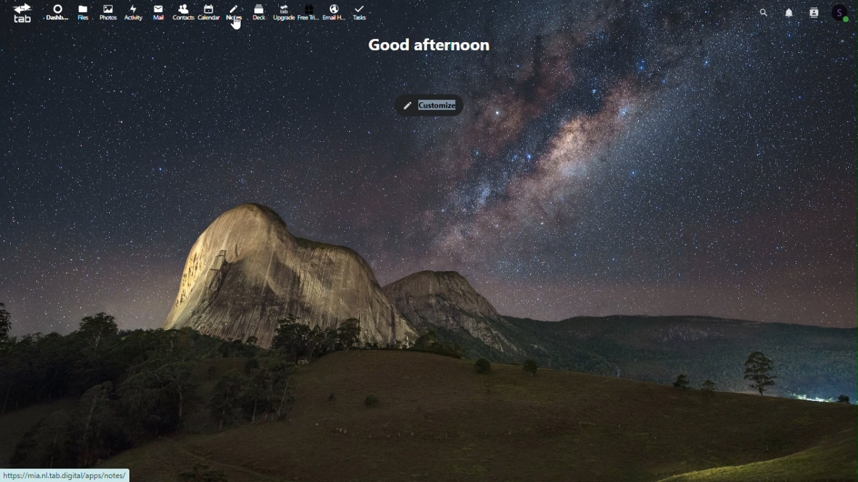 This screenshot has width=858, height=482. I want to click on URL, so click(70, 474).